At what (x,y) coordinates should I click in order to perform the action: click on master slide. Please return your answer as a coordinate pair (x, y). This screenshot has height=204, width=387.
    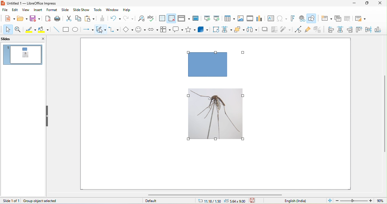
    Looking at the image, I should click on (197, 18).